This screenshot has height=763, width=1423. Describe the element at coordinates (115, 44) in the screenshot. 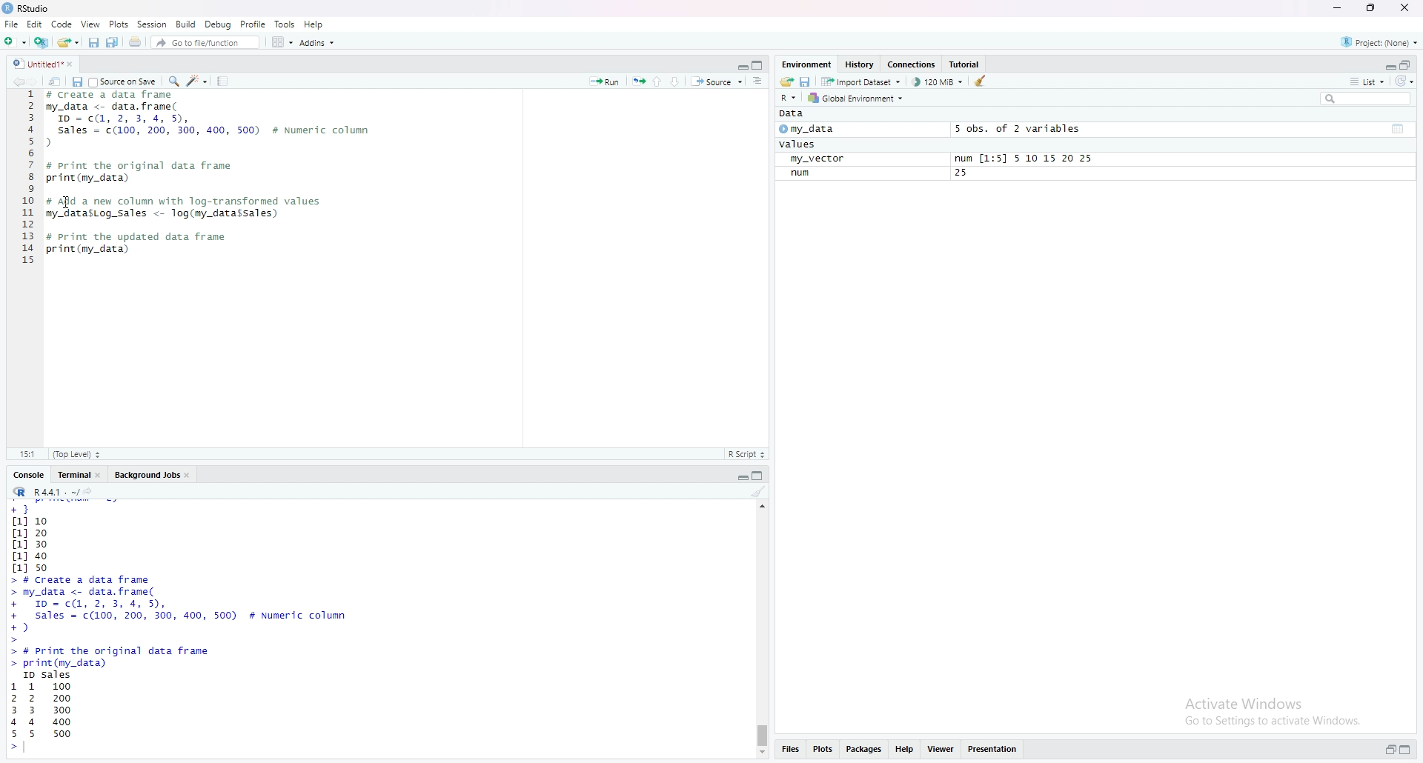

I see `save all open documents` at that location.